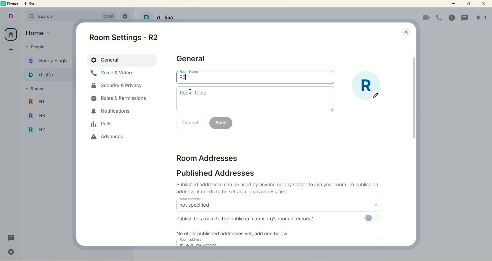 The height and width of the screenshot is (261, 492). Describe the element at coordinates (235, 233) in the screenshot. I see `text` at that location.